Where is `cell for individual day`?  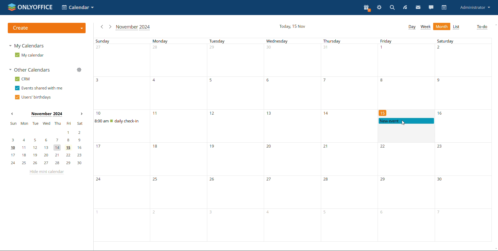 cell for individual day is located at coordinates (216, 82).